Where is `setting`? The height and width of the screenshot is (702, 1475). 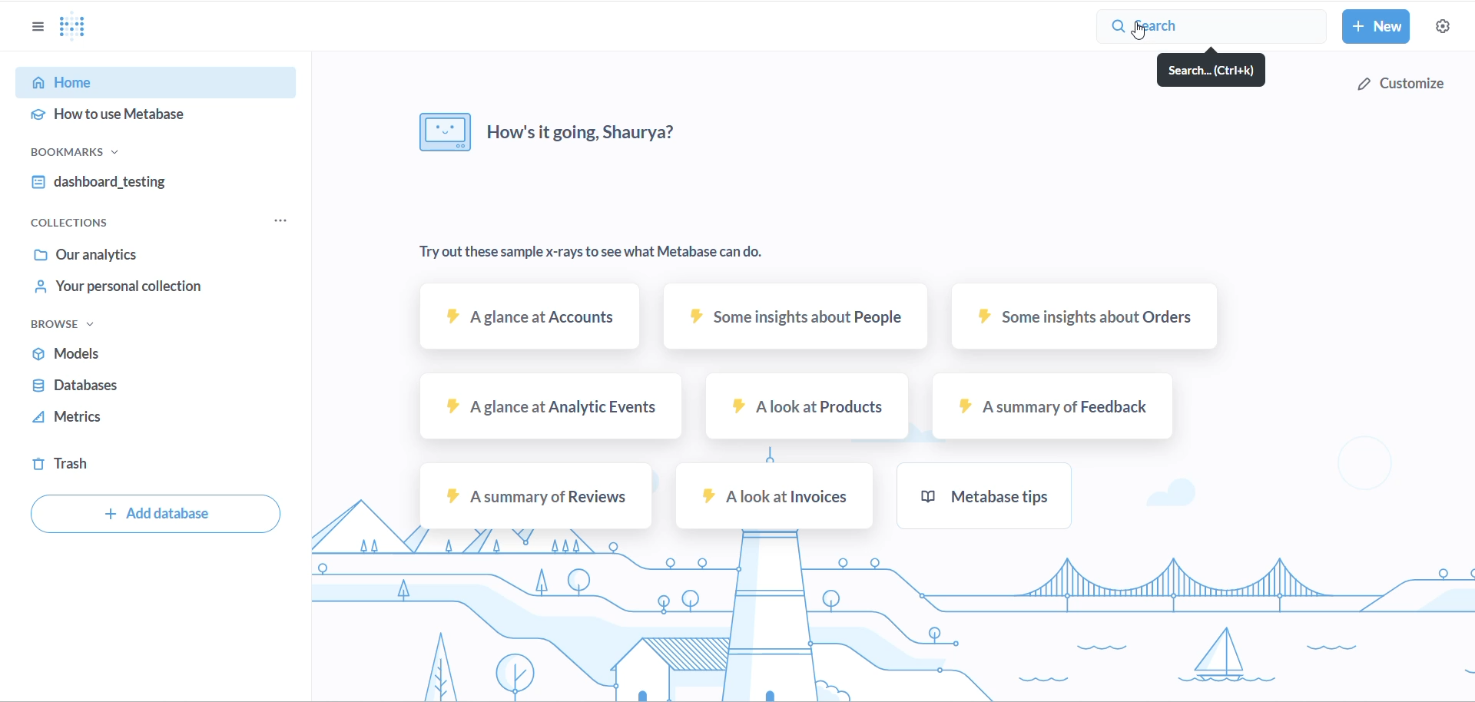 setting is located at coordinates (1442, 28).